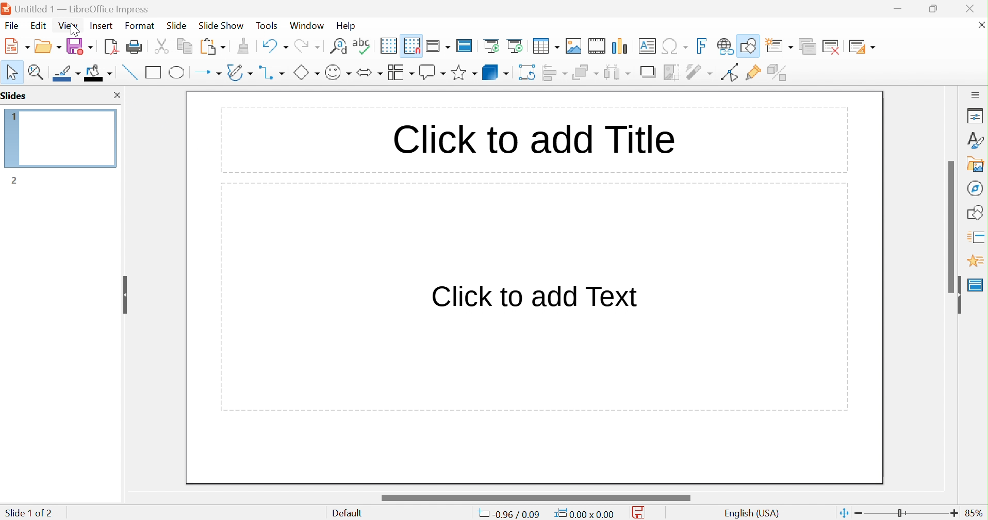 The image size is (988, 520). Describe the element at coordinates (221, 24) in the screenshot. I see `slide show` at that location.